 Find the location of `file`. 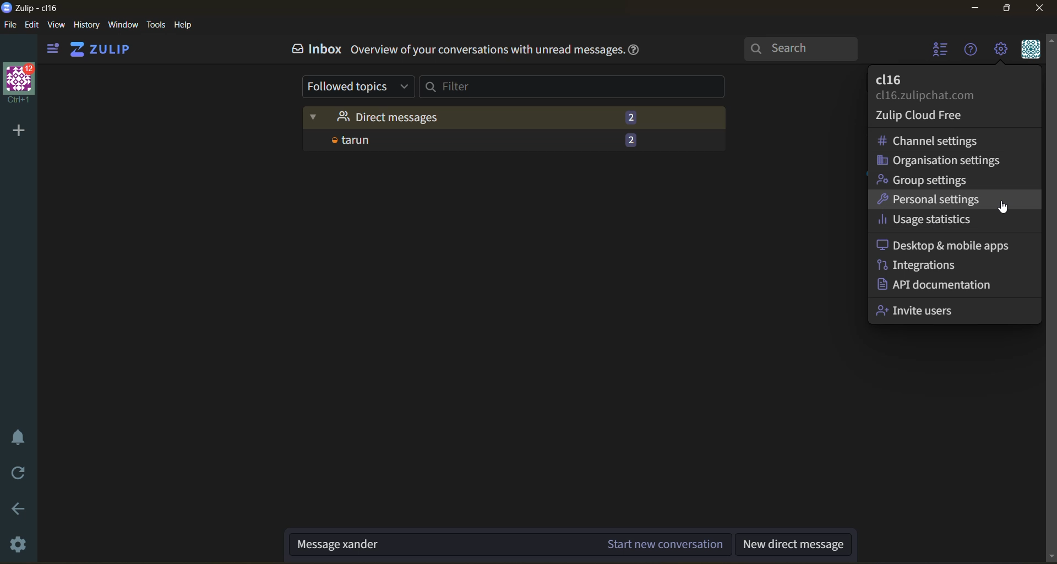

file is located at coordinates (9, 26).